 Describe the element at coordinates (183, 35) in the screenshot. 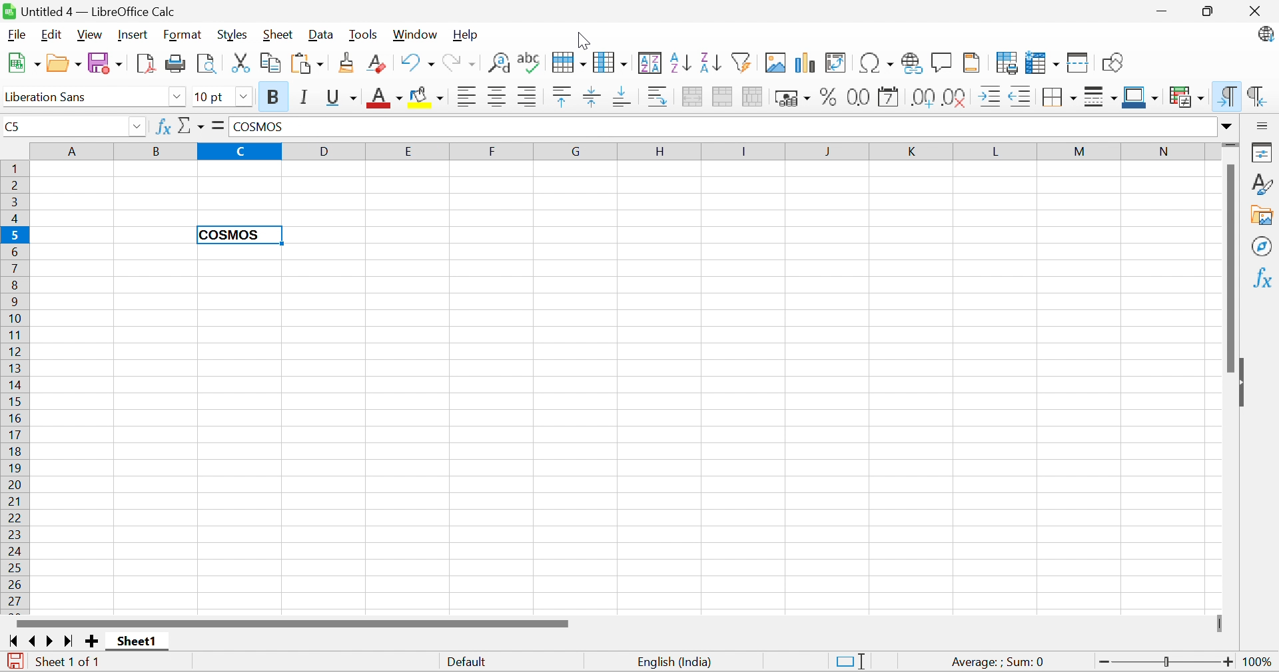

I see `Format` at that location.